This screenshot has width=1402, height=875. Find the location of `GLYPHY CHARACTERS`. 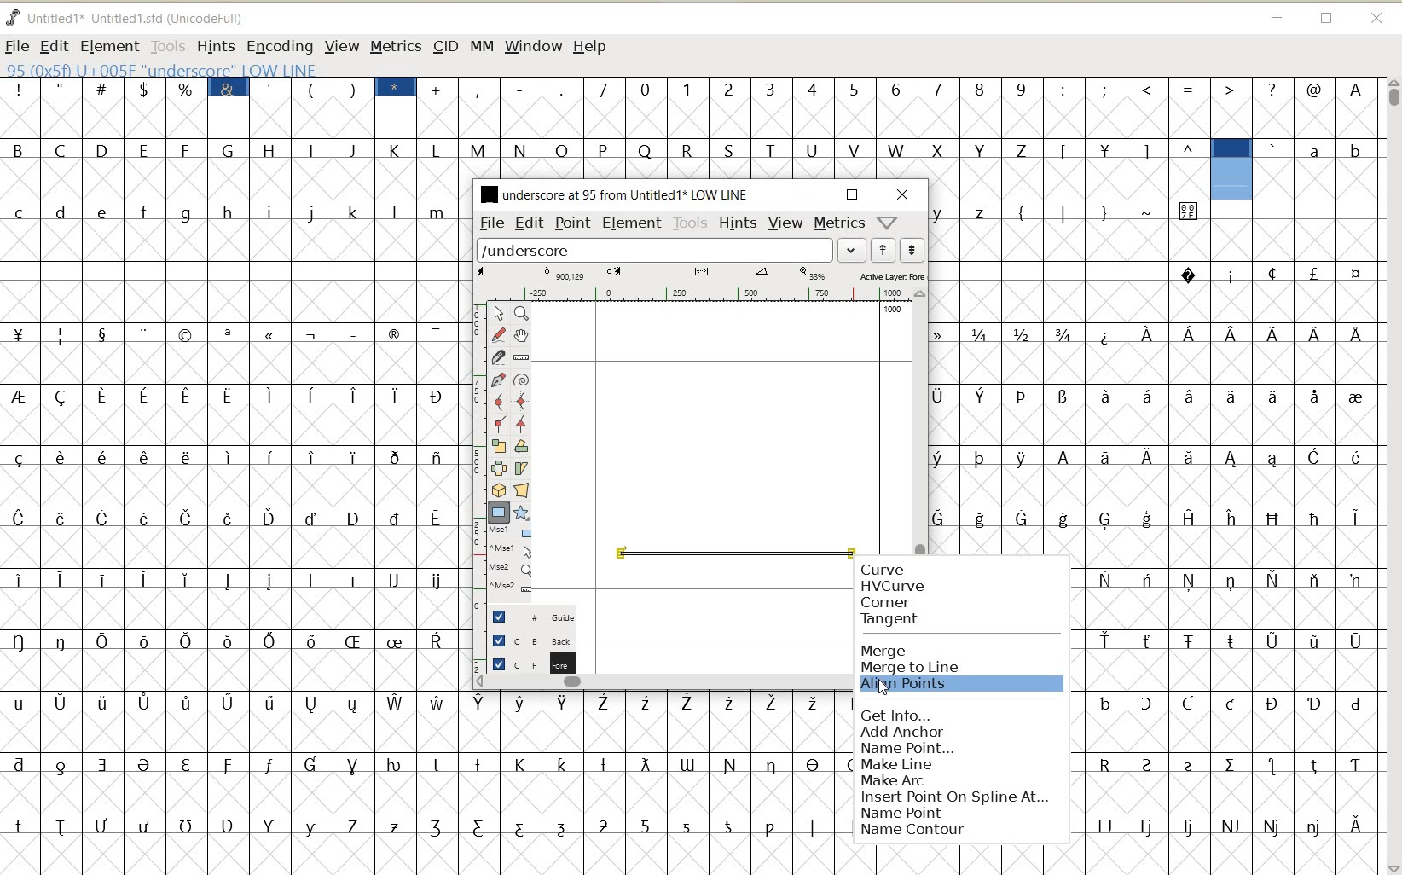

GLYPHY CHARACTERS is located at coordinates (694, 152).